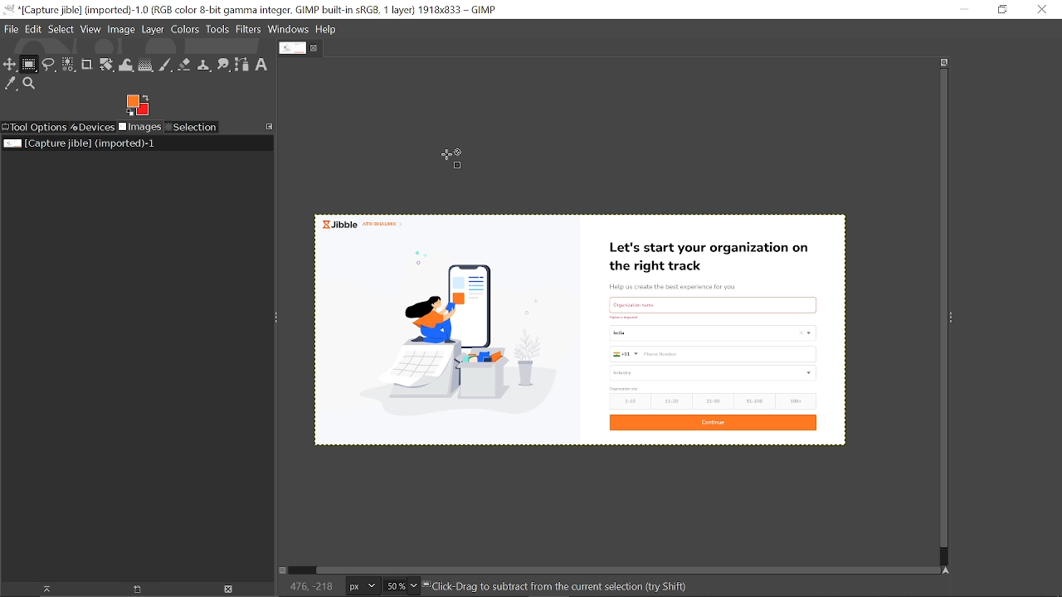  What do you see at coordinates (944, 62) in the screenshot?
I see `Zoom when window size changes` at bounding box center [944, 62].